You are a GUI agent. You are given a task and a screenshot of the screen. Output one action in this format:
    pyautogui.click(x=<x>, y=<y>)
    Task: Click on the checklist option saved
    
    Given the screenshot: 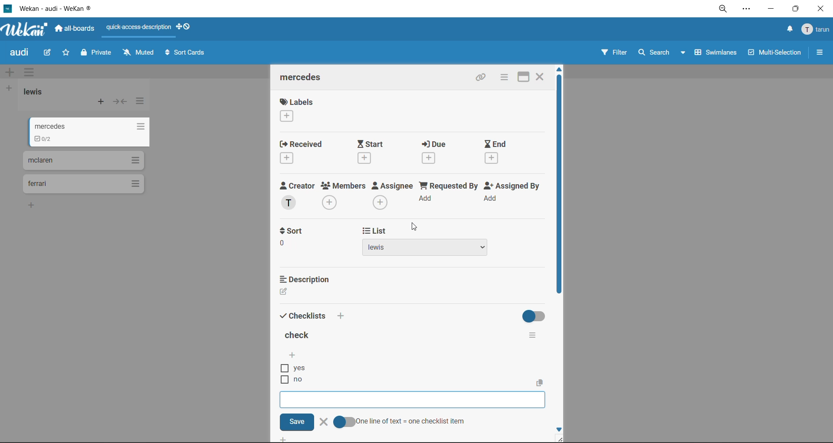 What is the action you would take?
    pyautogui.click(x=292, y=381)
    